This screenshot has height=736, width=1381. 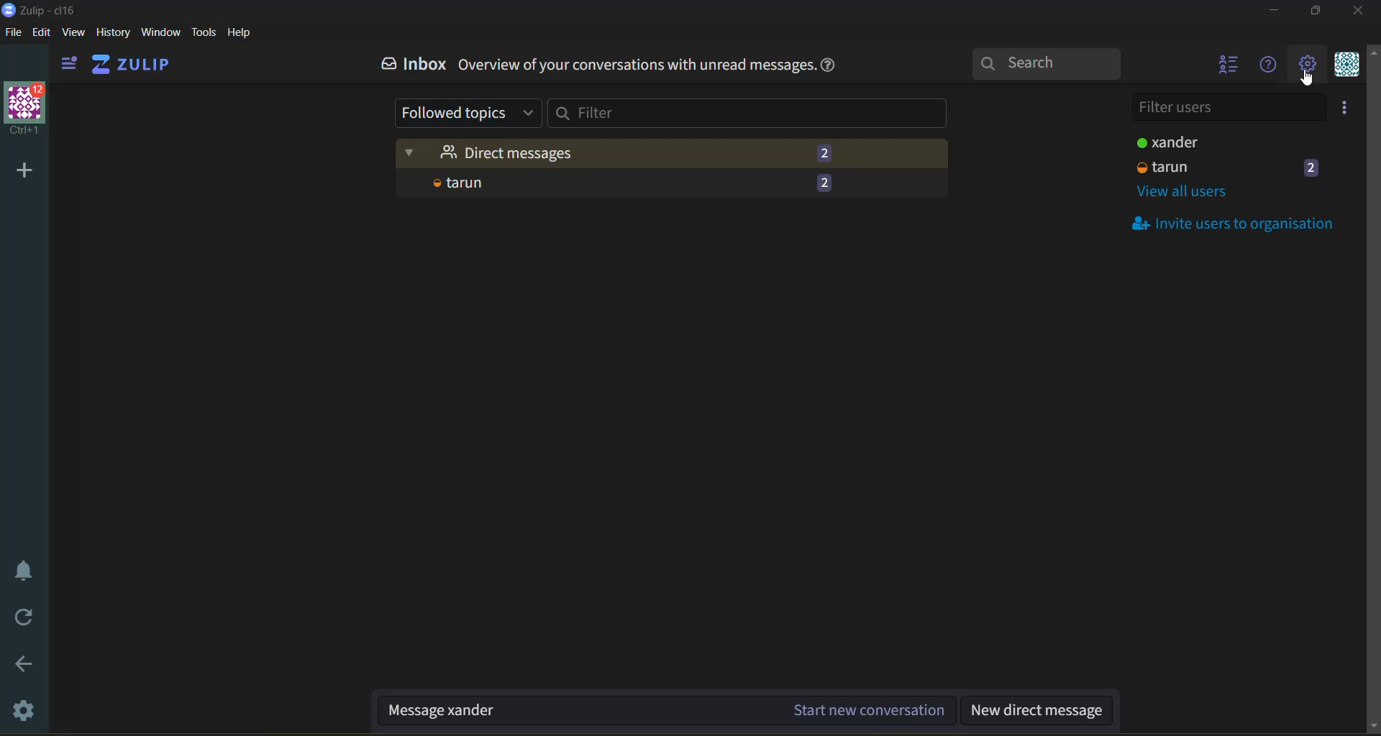 What do you see at coordinates (42, 32) in the screenshot?
I see `edit` at bounding box center [42, 32].